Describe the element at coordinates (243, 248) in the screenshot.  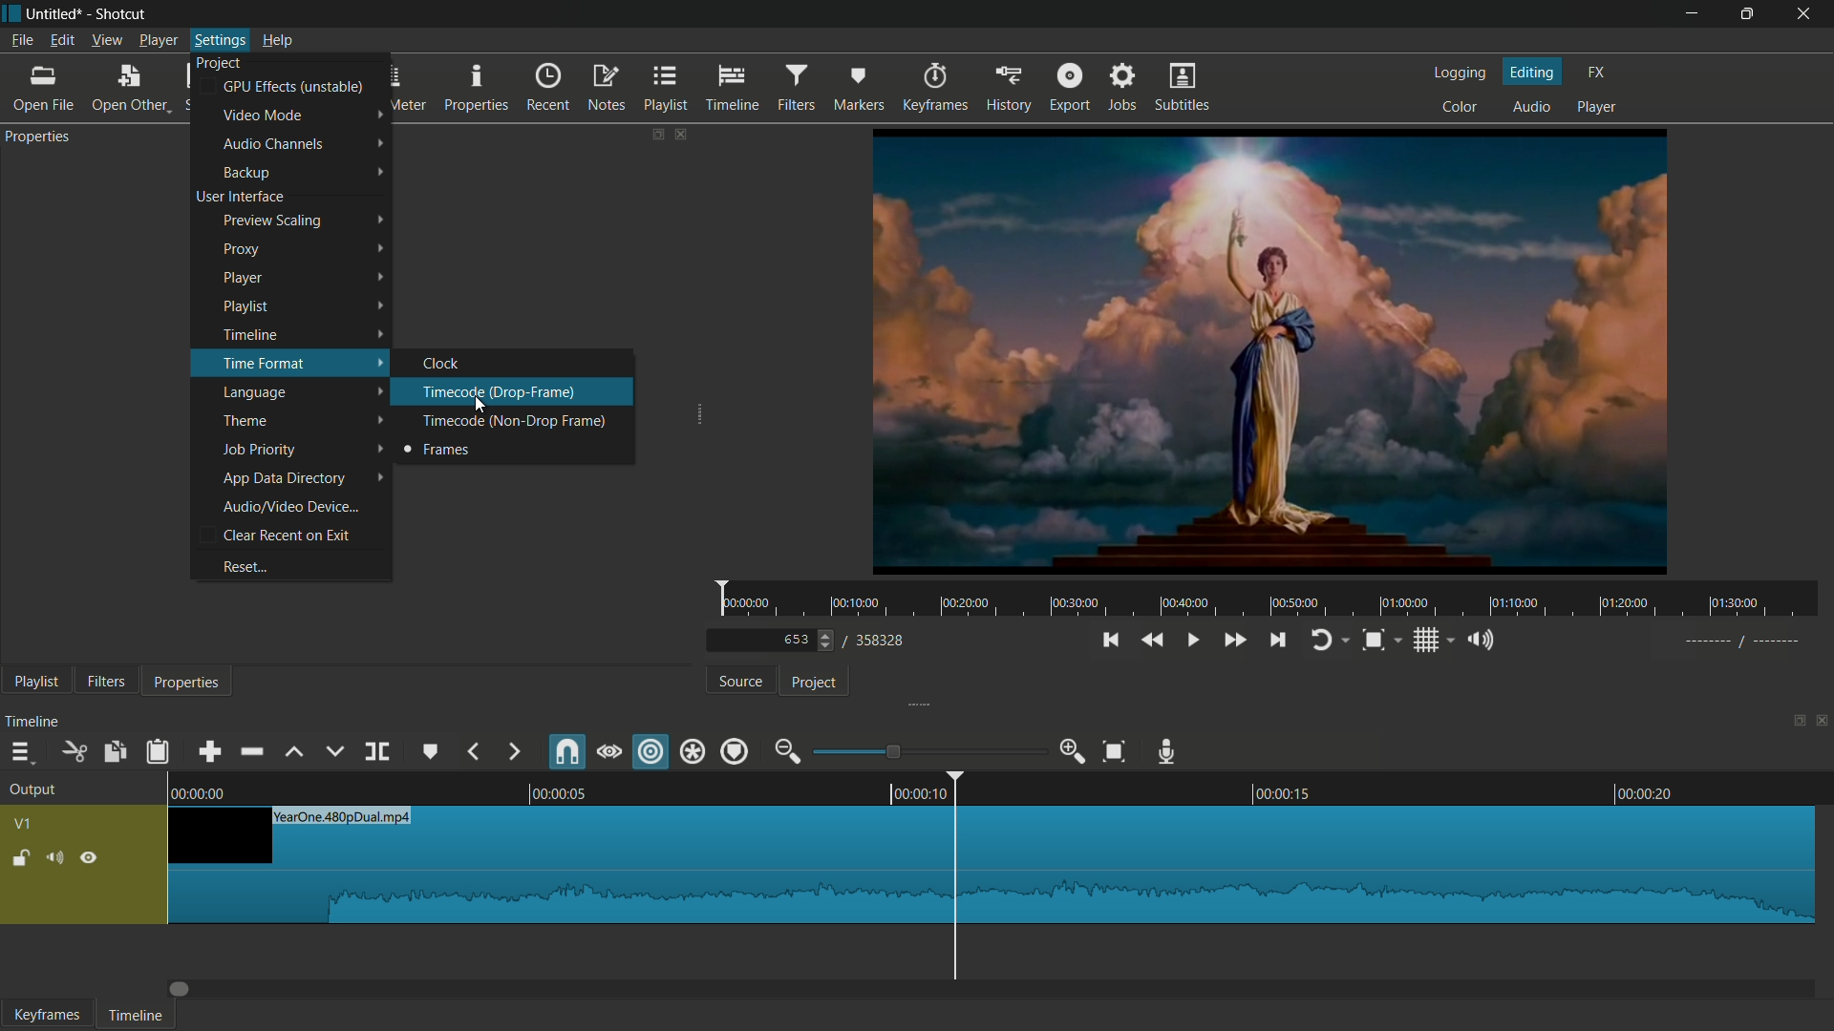
I see `proxy` at that location.